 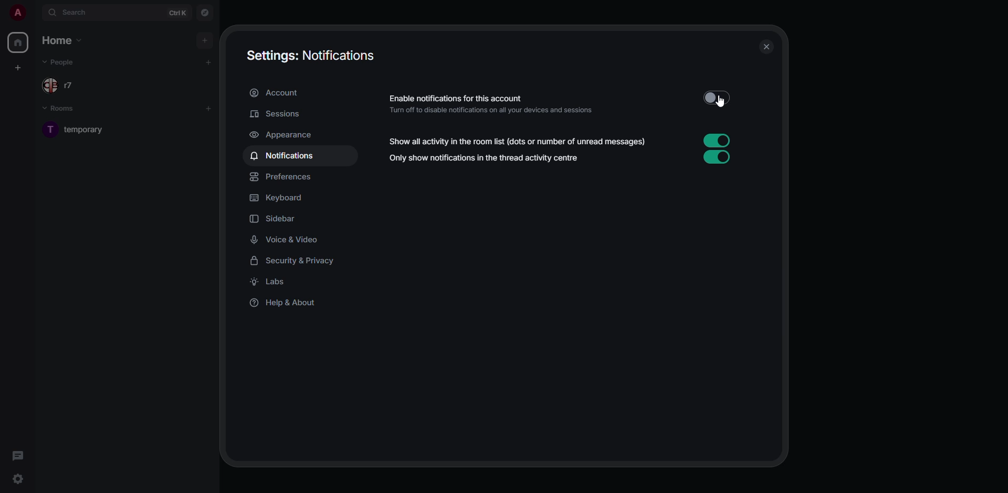 What do you see at coordinates (309, 55) in the screenshot?
I see `settings notifications` at bounding box center [309, 55].